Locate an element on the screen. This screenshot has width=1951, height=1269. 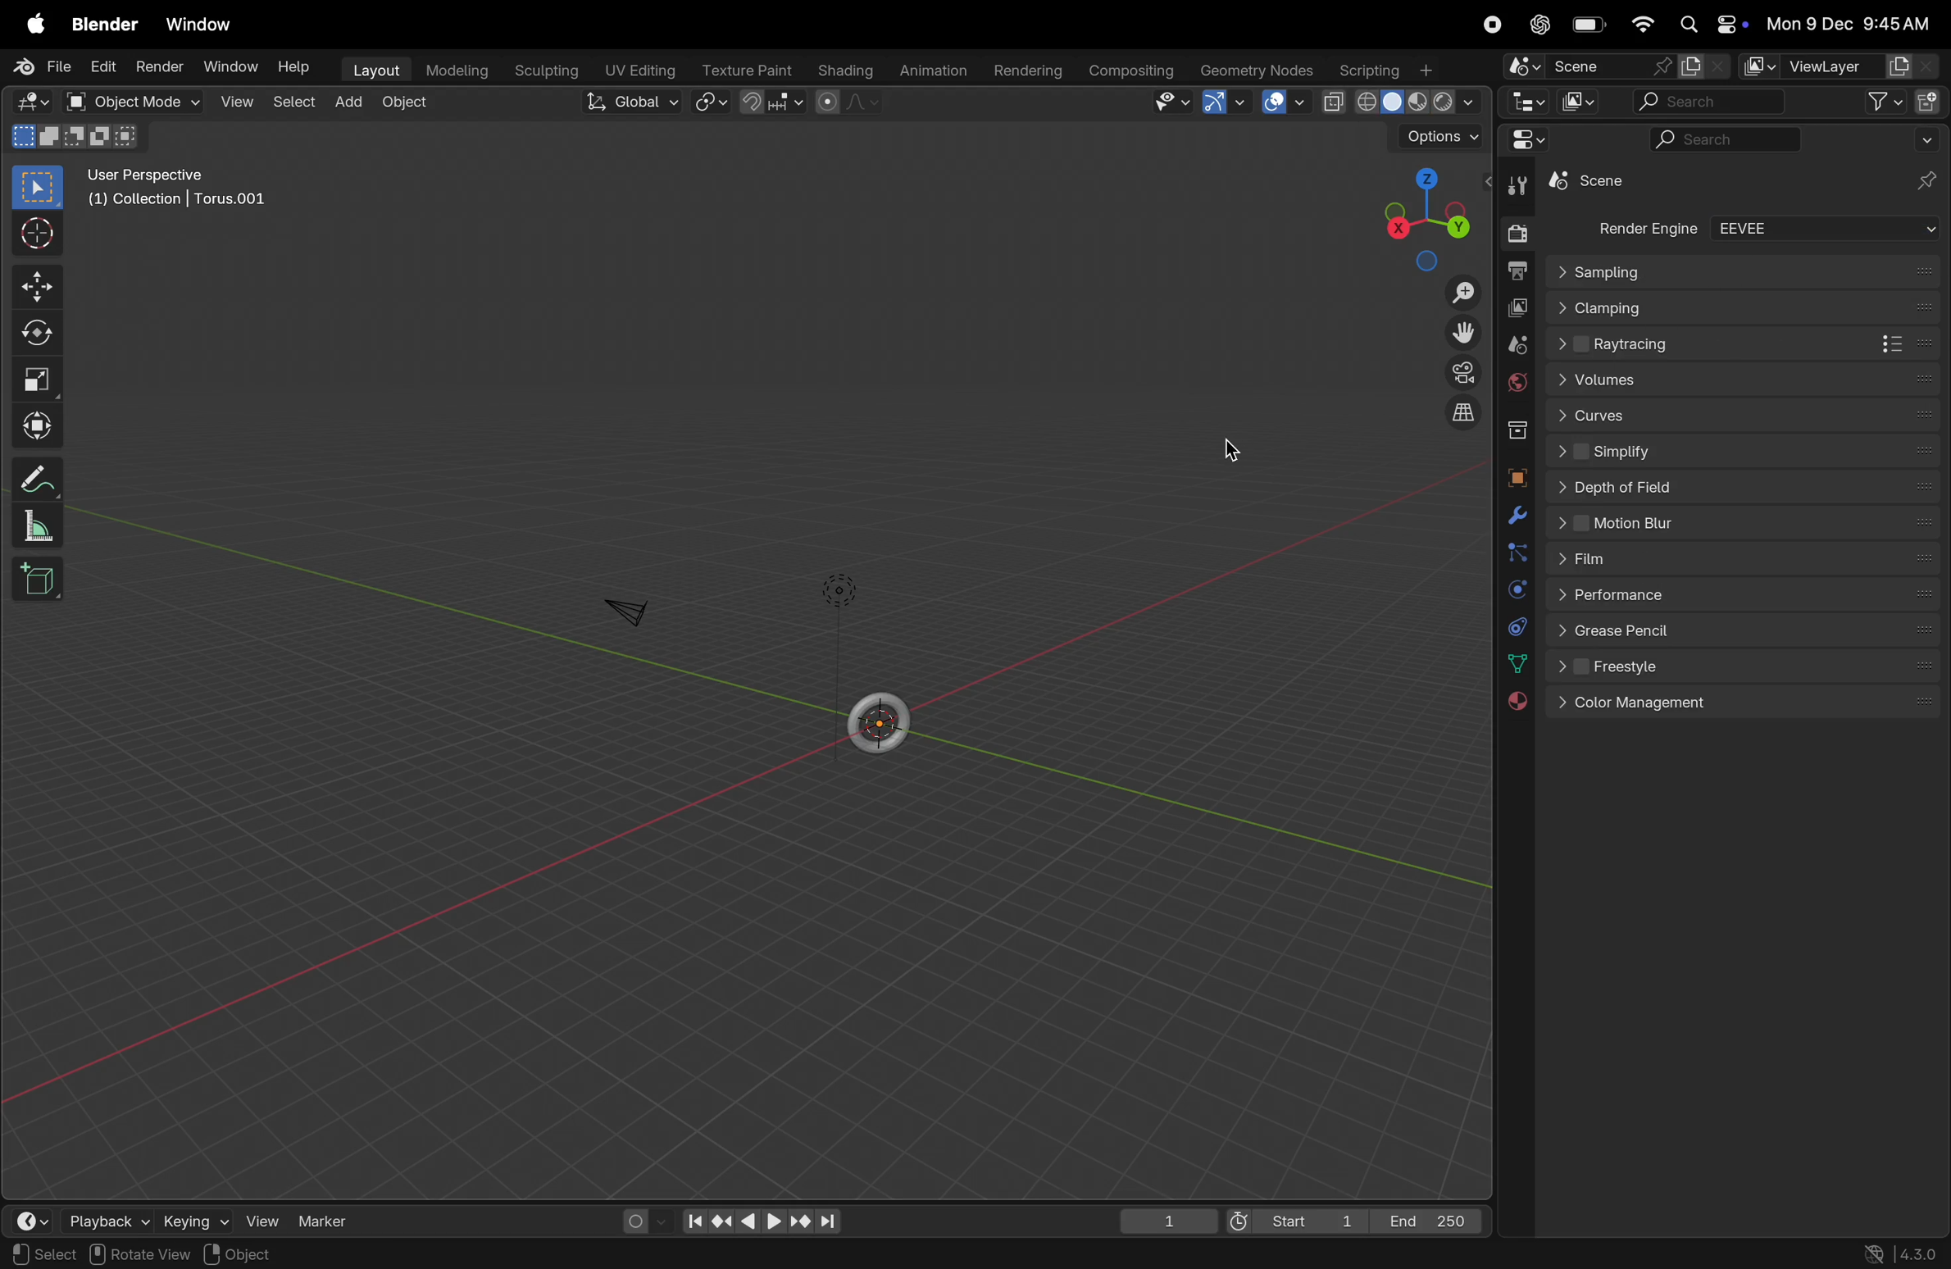
Move is located at coordinates (42, 284).